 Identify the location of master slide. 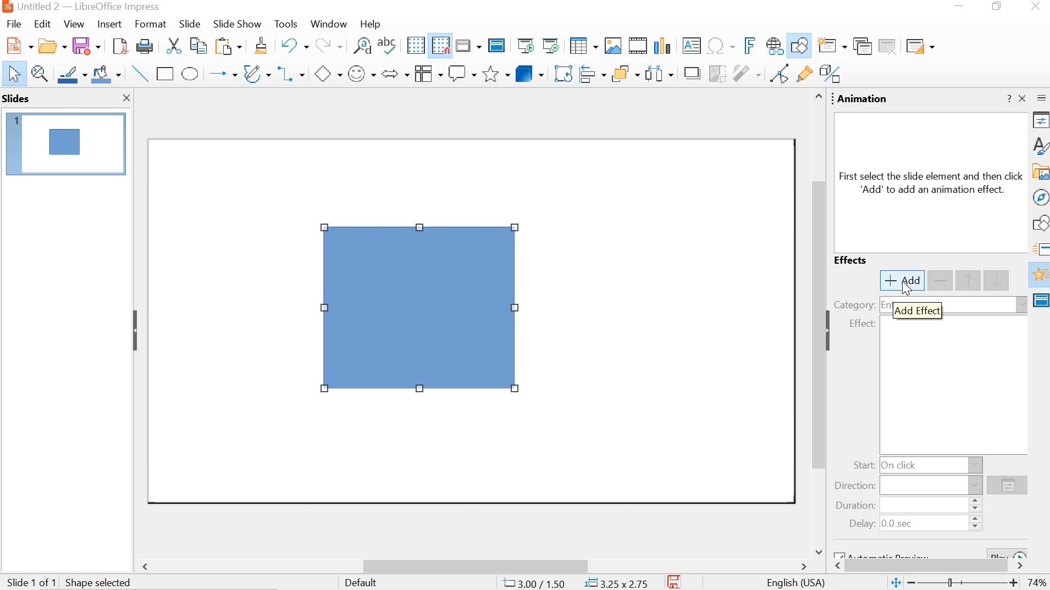
(497, 46).